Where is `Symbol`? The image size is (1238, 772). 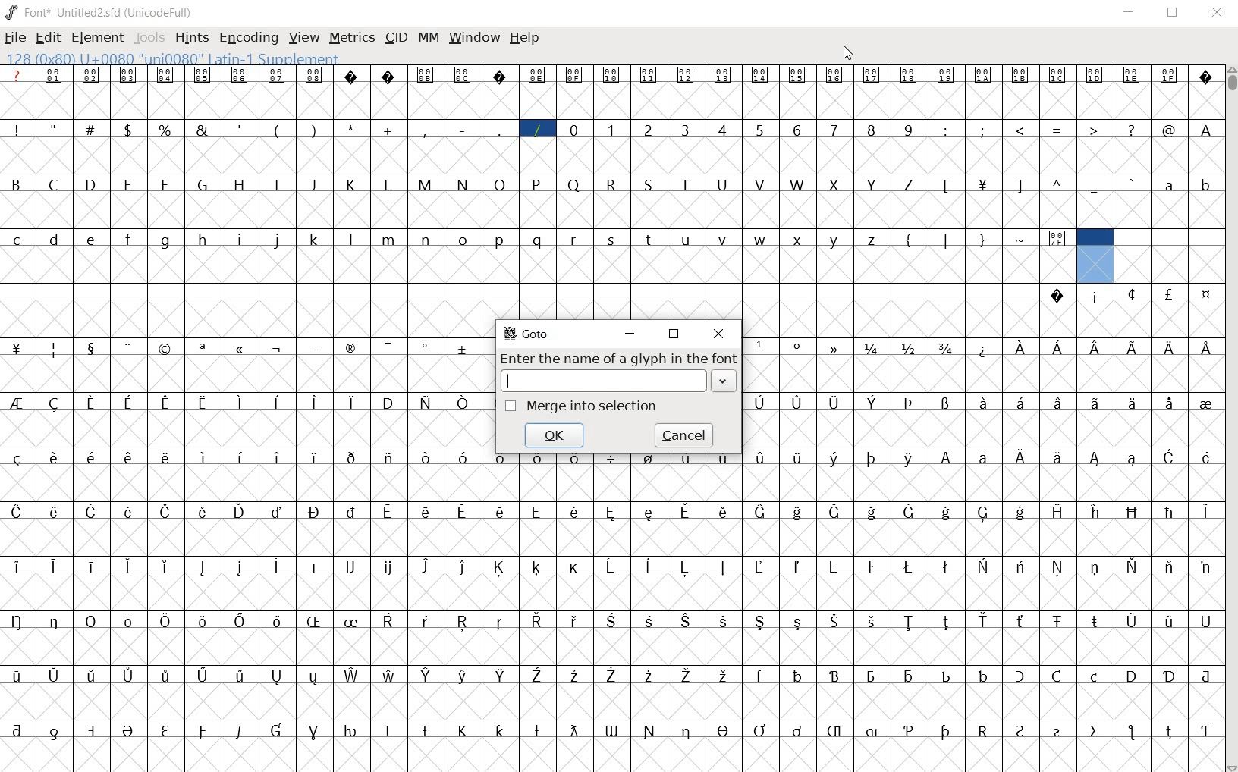 Symbol is located at coordinates (168, 674).